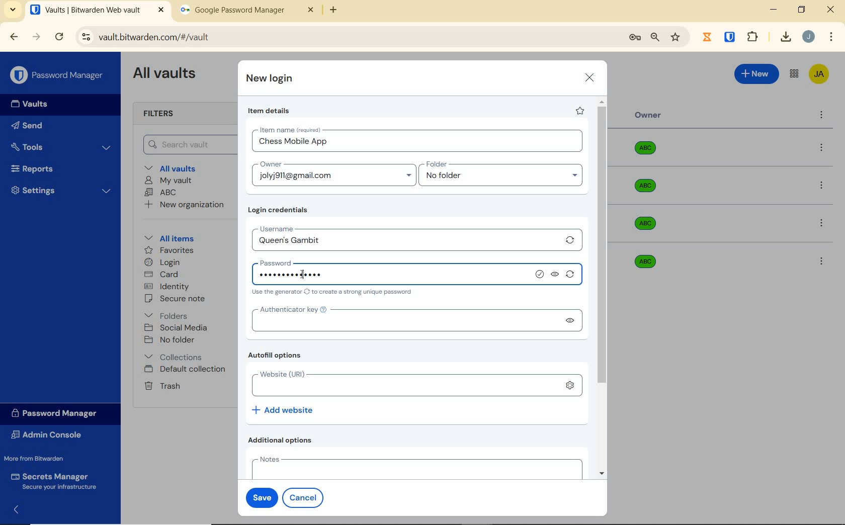 The width and height of the screenshot is (845, 525). Describe the element at coordinates (405, 241) in the screenshot. I see `username added` at that location.